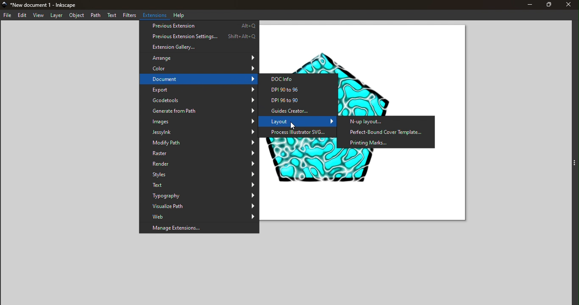  What do you see at coordinates (526, 5) in the screenshot?
I see `Minimize` at bounding box center [526, 5].